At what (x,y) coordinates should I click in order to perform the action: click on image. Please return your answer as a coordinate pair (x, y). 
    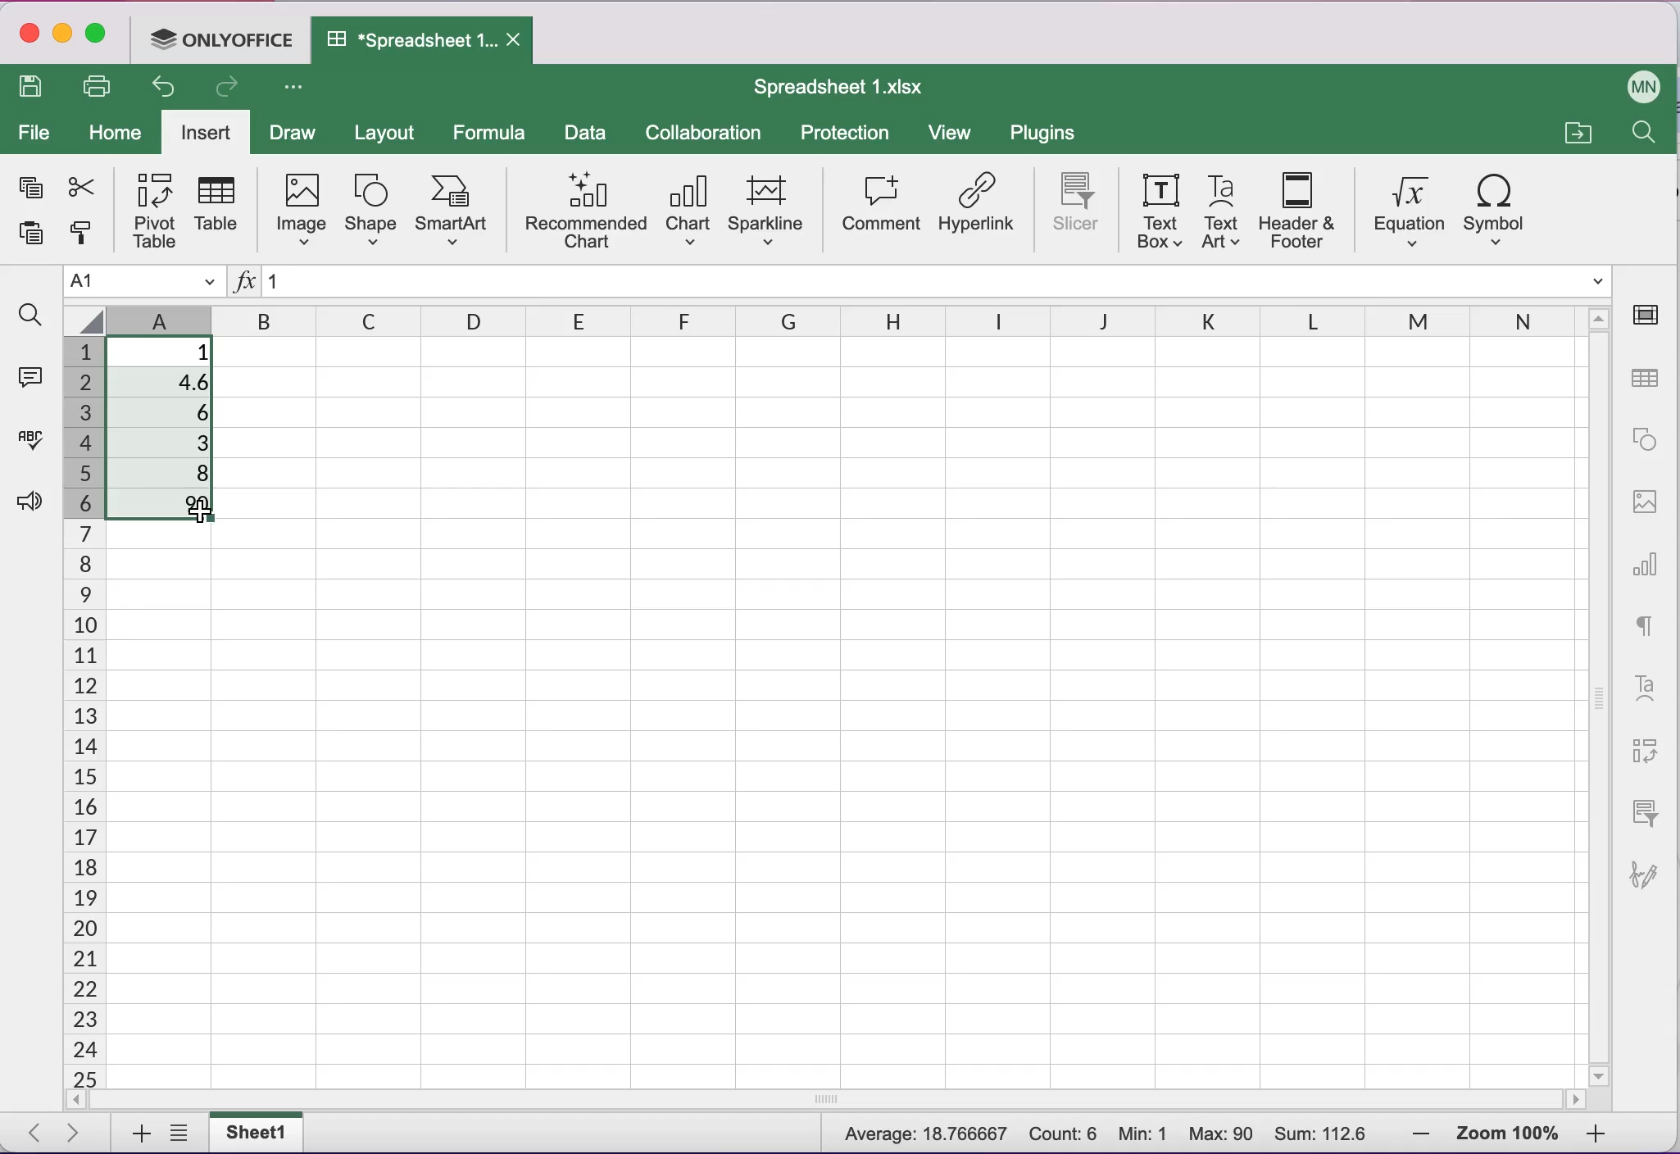
    Looking at the image, I should click on (300, 211).